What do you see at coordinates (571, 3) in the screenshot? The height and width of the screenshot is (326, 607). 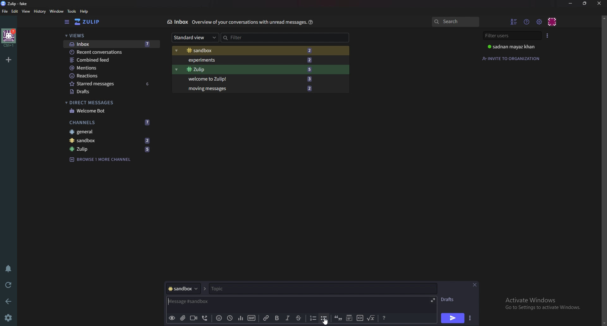 I see `Minimize` at bounding box center [571, 3].